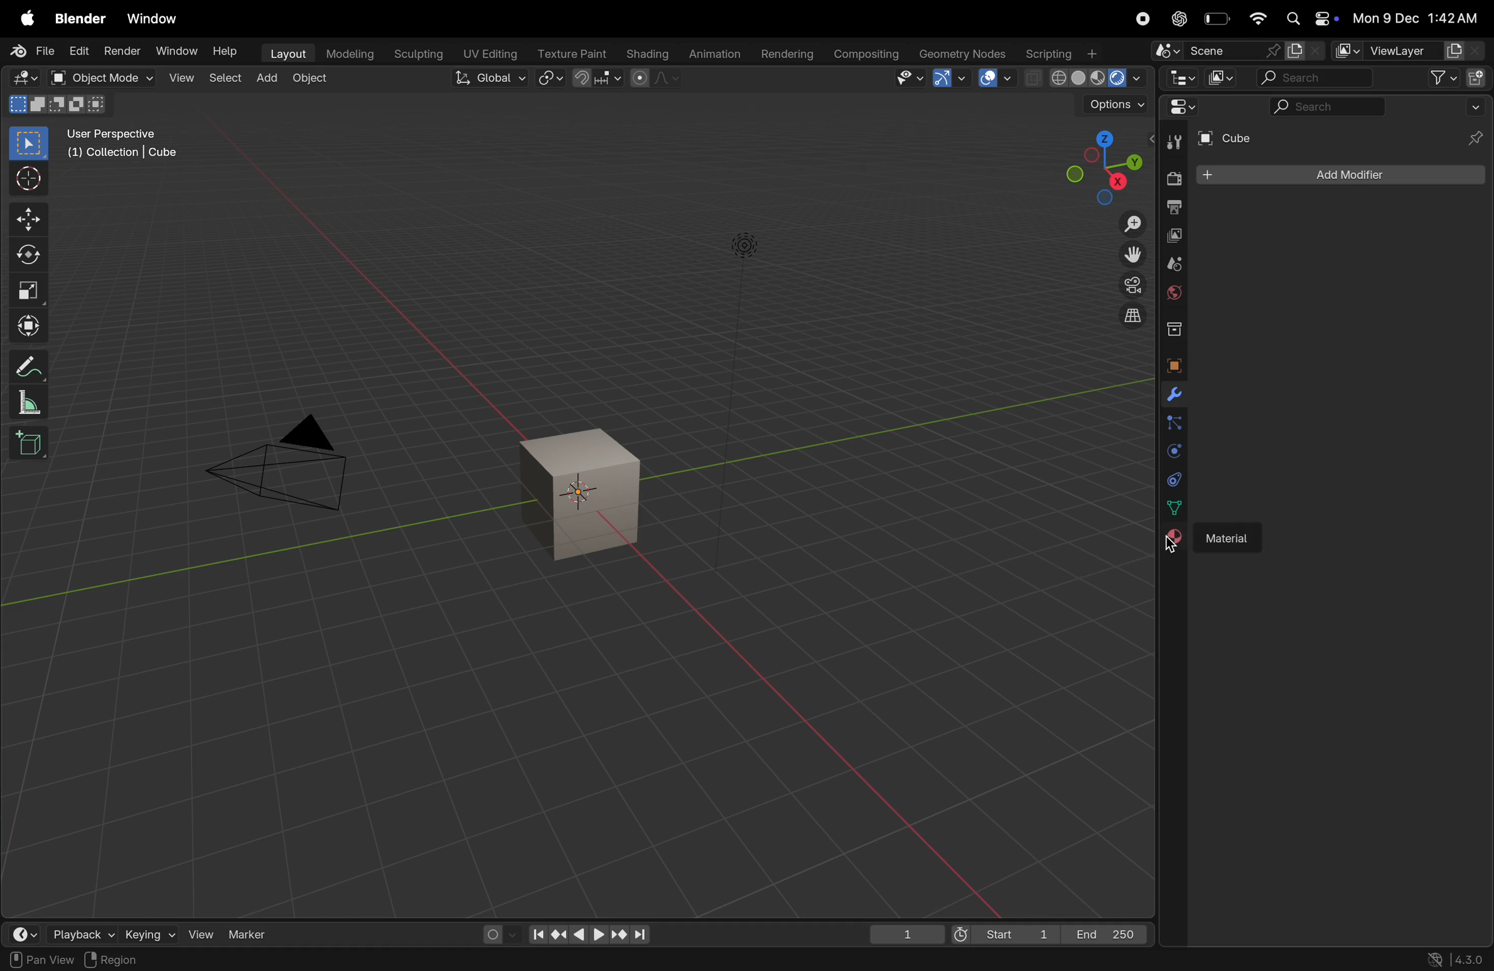  Describe the element at coordinates (1233, 139) in the screenshot. I see `Cube` at that location.